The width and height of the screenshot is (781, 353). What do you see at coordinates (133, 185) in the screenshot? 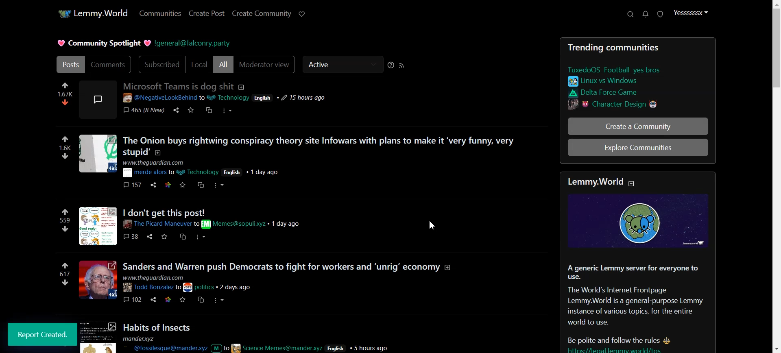
I see `comments` at bounding box center [133, 185].